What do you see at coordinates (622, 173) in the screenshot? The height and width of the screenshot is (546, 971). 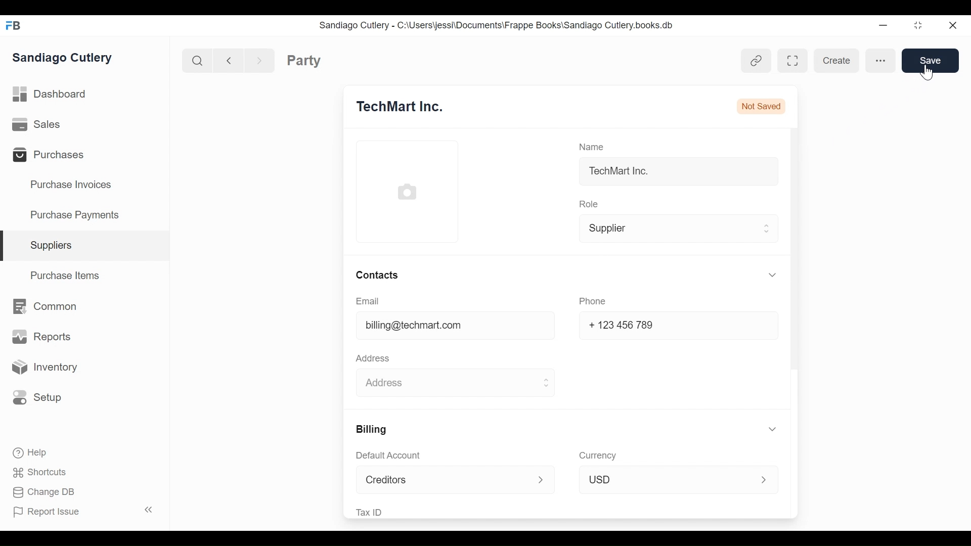 I see `TechMart Inc.` at bounding box center [622, 173].